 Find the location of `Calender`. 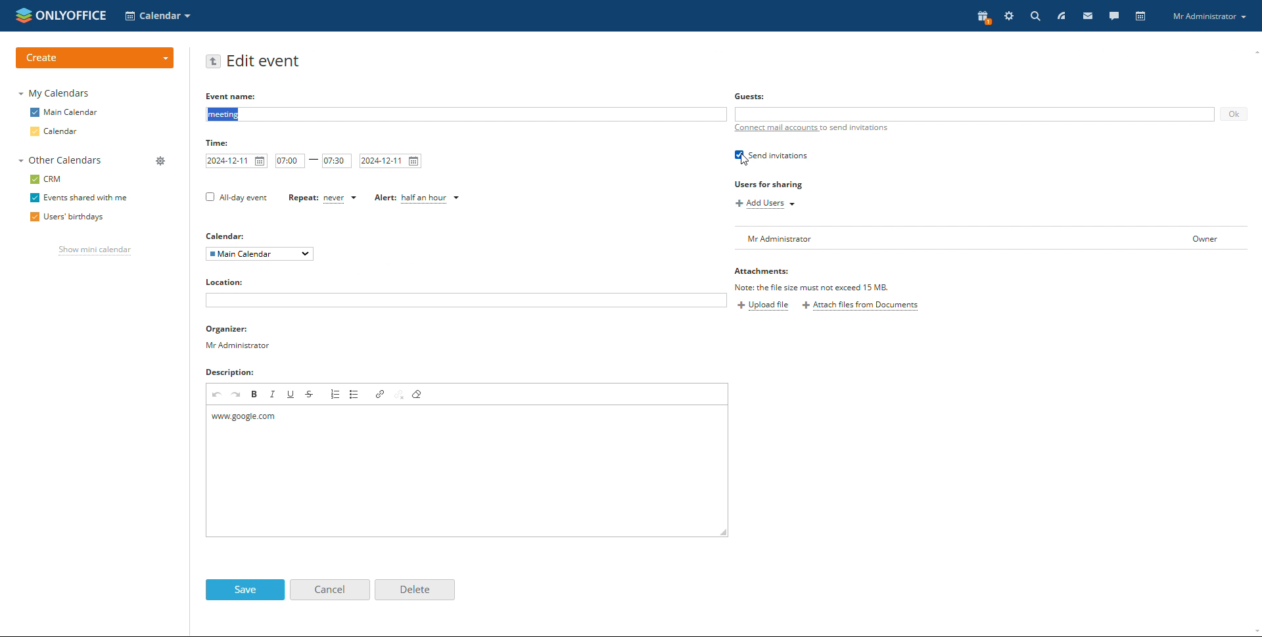

Calender is located at coordinates (226, 234).